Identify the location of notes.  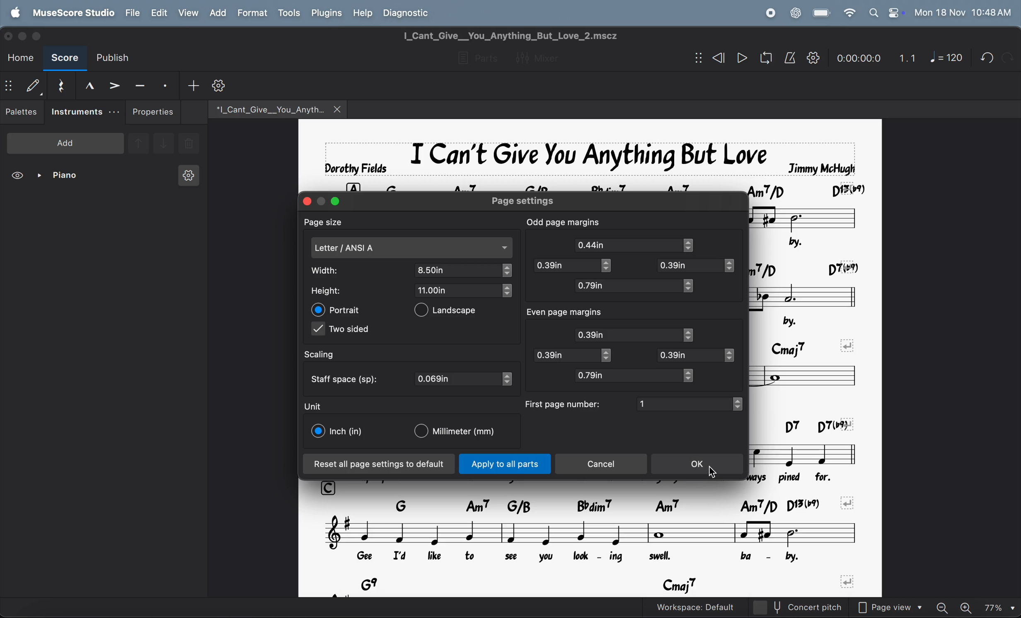
(806, 294).